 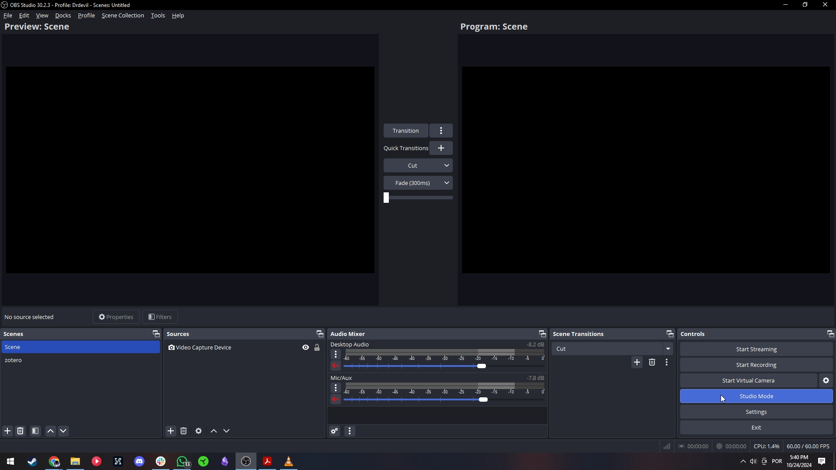 I want to click on Fps, so click(x=932, y=516).